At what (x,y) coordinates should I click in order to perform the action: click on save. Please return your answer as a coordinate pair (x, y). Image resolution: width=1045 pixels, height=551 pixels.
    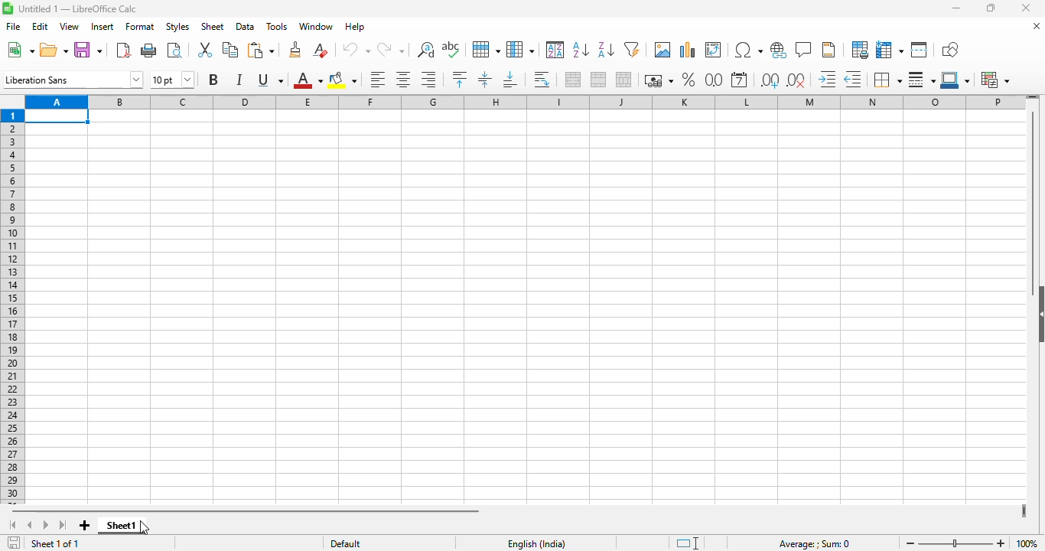
    Looking at the image, I should click on (90, 51).